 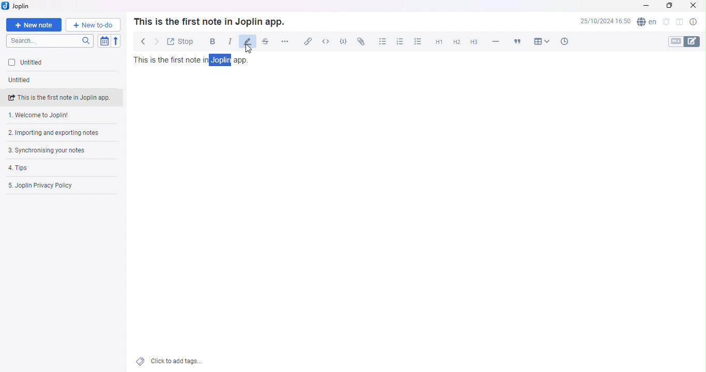 I want to click on Set ab alarm, so click(x=666, y=23).